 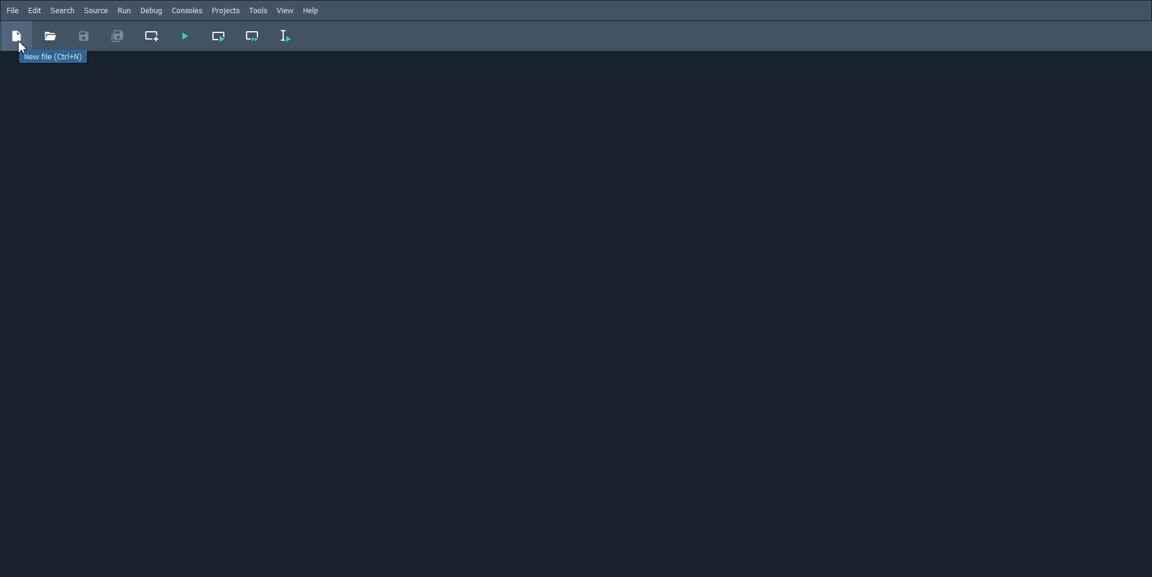 What do you see at coordinates (151, 10) in the screenshot?
I see `Debug` at bounding box center [151, 10].